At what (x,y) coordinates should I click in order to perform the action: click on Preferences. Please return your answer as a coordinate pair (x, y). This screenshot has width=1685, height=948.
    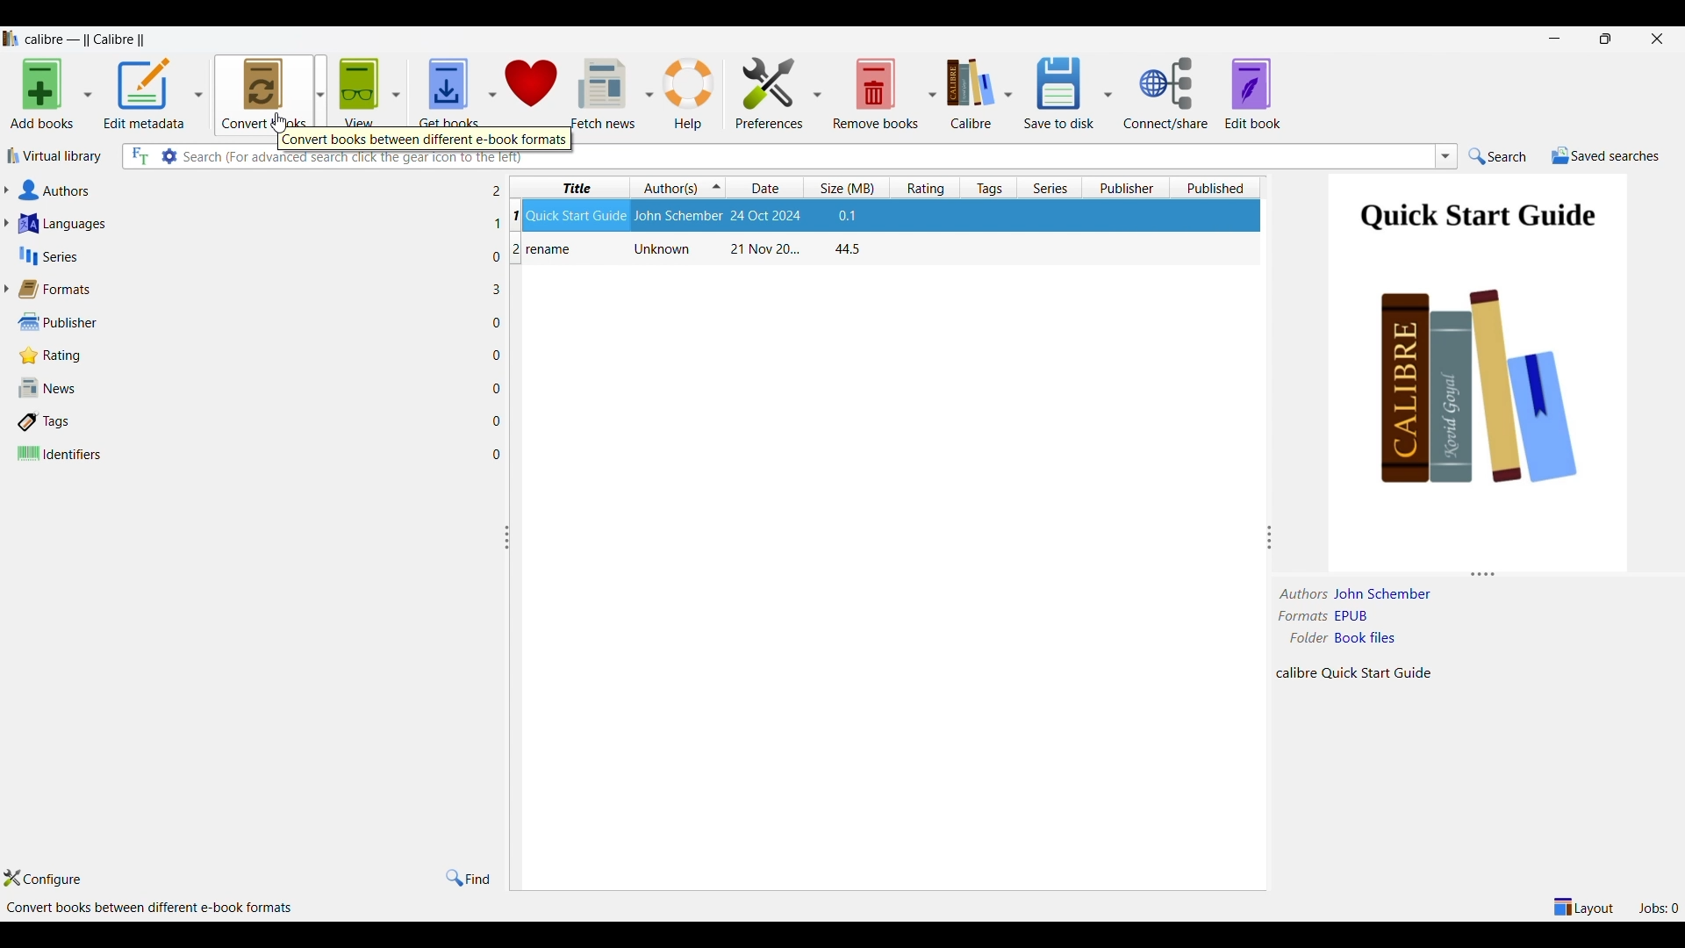
    Looking at the image, I should click on (770, 91).